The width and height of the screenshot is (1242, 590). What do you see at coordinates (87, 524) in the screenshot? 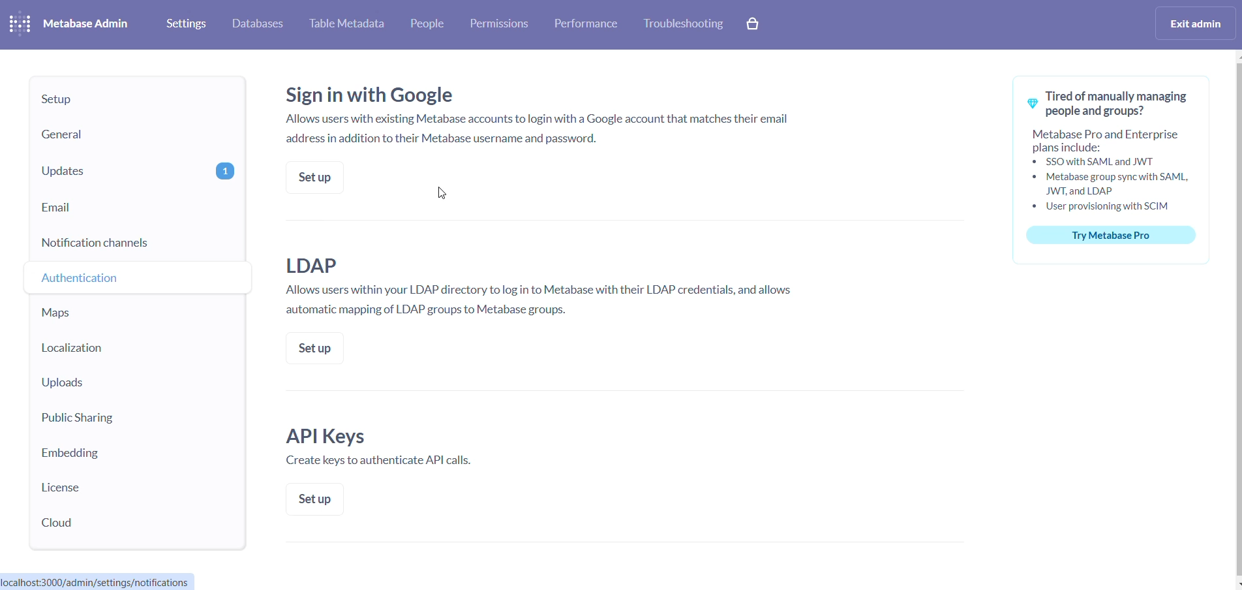
I see `cloud` at bounding box center [87, 524].